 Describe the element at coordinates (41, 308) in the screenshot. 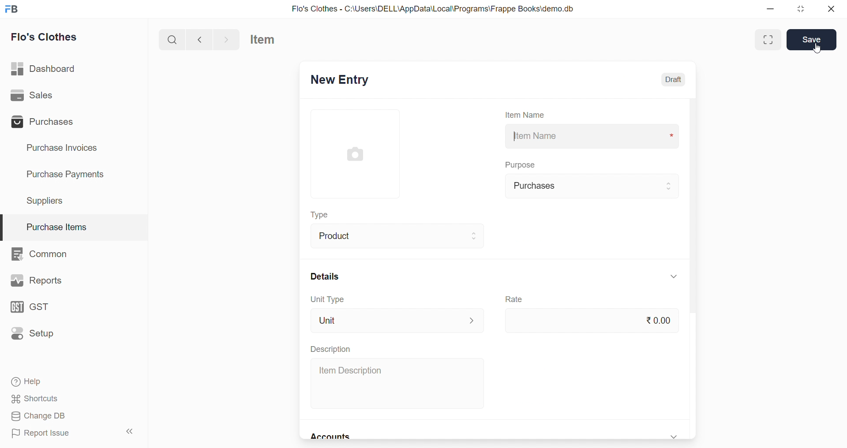

I see `GST` at that location.